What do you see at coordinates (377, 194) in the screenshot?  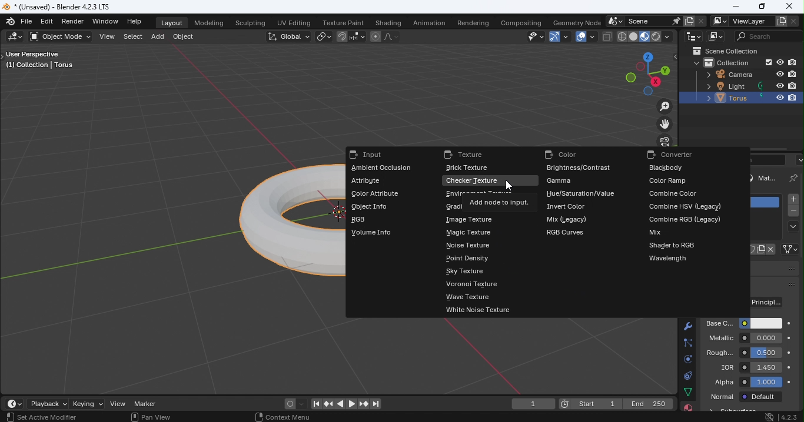 I see `Color attribute` at bounding box center [377, 194].